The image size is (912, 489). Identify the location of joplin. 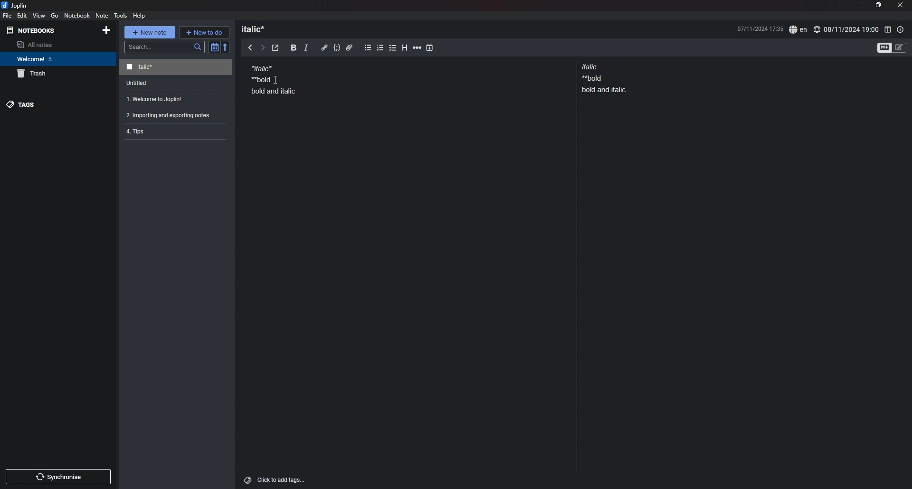
(14, 5).